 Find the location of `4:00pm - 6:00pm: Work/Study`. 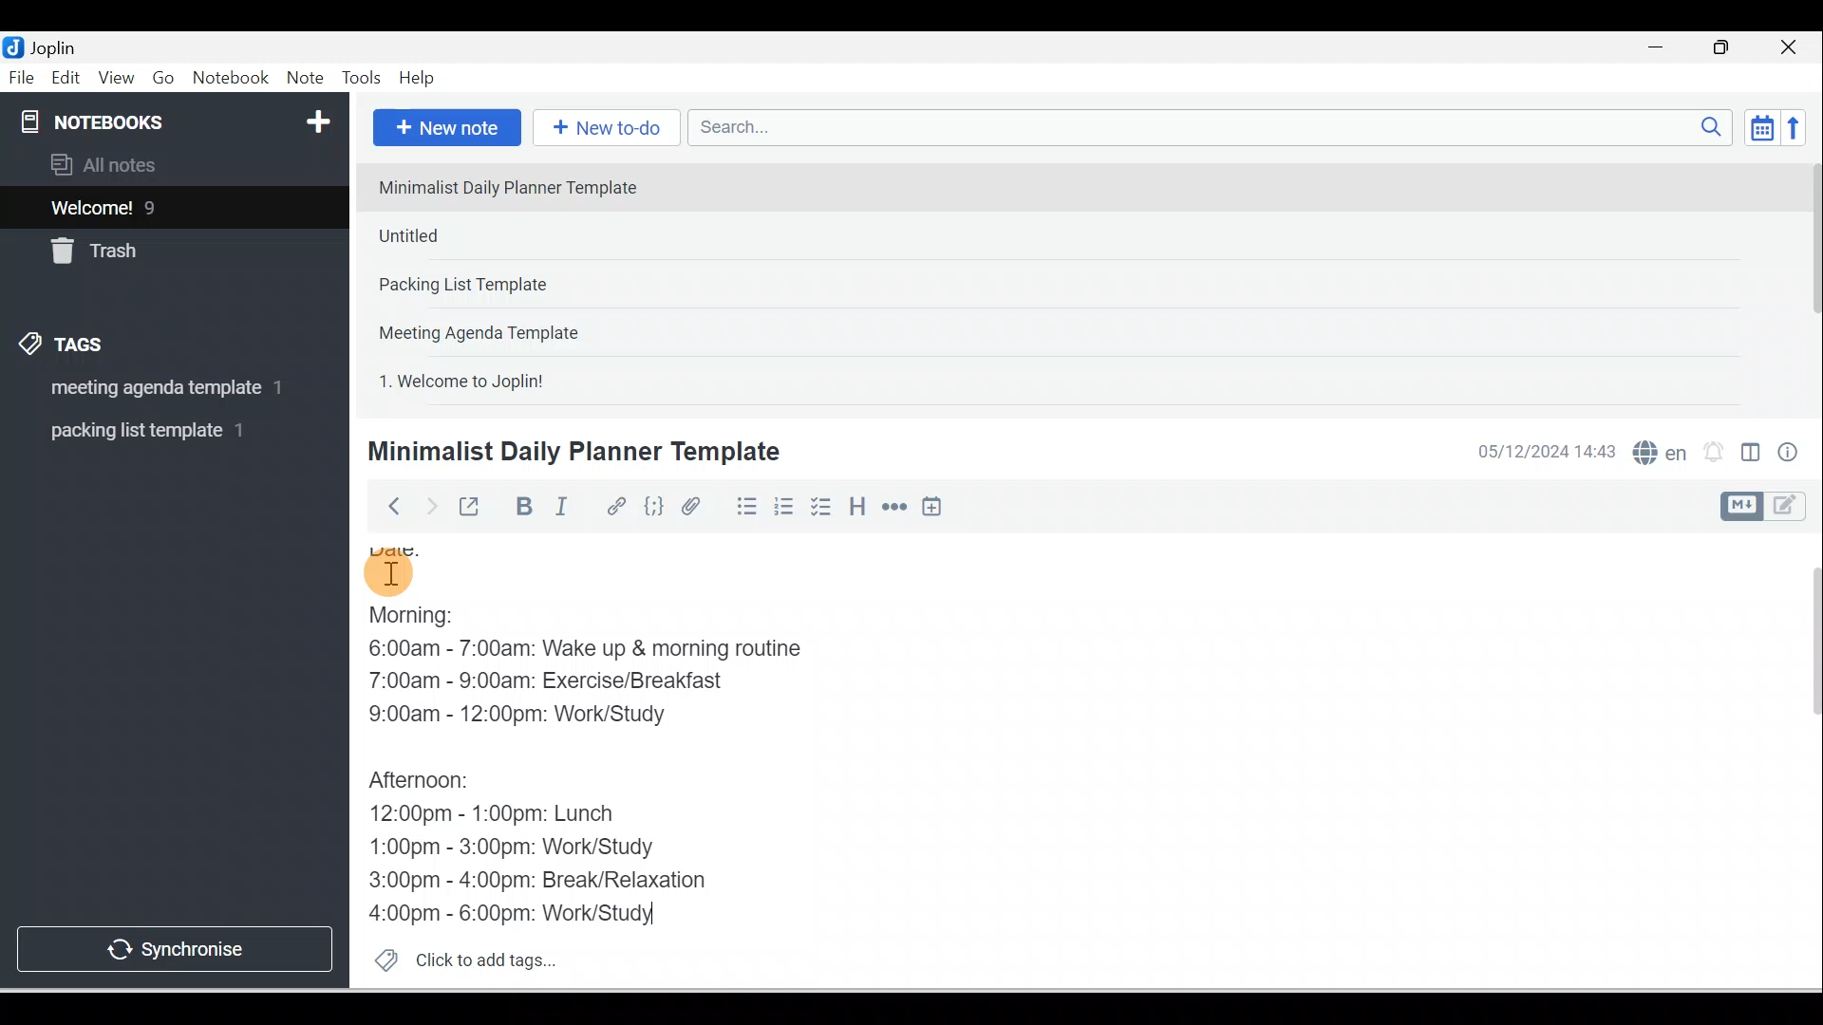

4:00pm - 6:00pm: Work/Study is located at coordinates (517, 916).